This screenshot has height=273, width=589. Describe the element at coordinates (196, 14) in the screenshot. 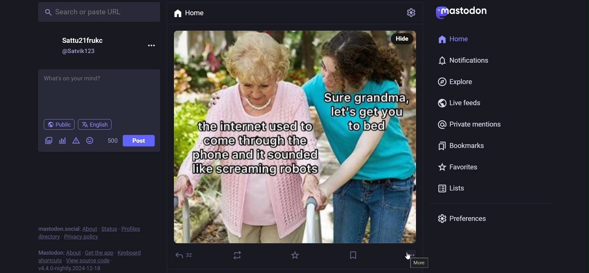

I see `home` at that location.